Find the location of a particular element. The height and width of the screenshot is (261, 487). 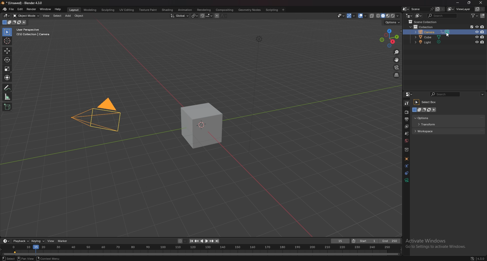

perspective/orthographic is located at coordinates (397, 75).